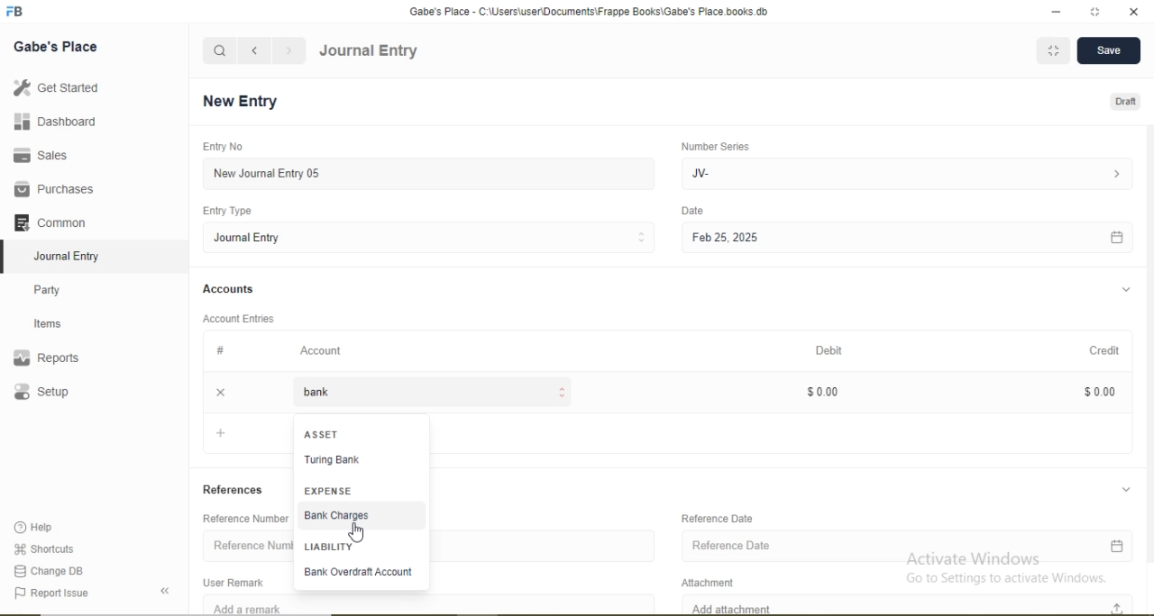 The width and height of the screenshot is (1154, 616). What do you see at coordinates (46, 548) in the screenshot?
I see `‘Shortcuts` at bounding box center [46, 548].